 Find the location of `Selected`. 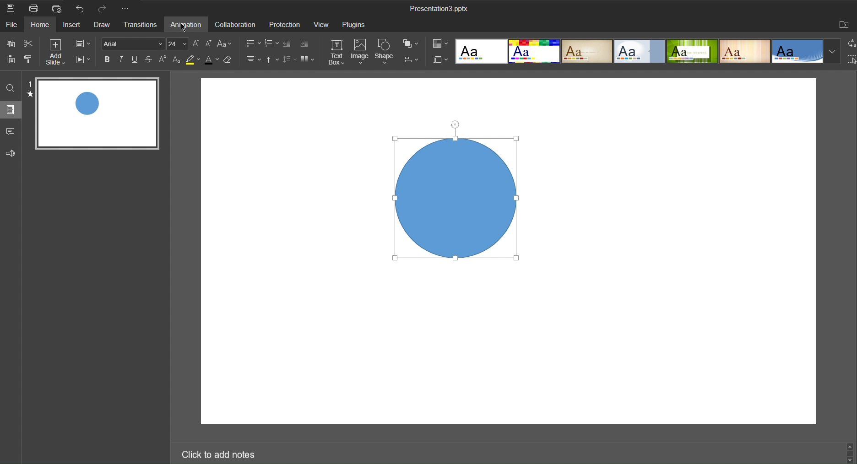

Selected is located at coordinates (455, 194).